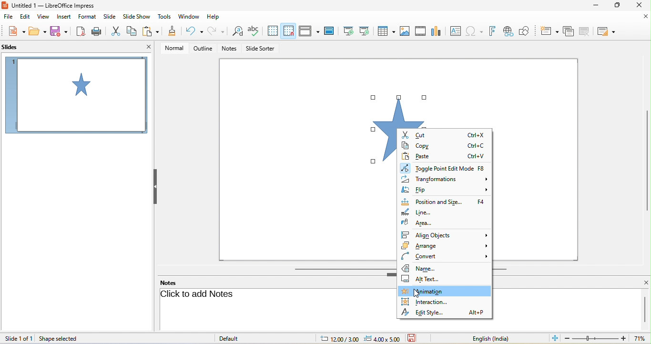  I want to click on align object, so click(444, 234).